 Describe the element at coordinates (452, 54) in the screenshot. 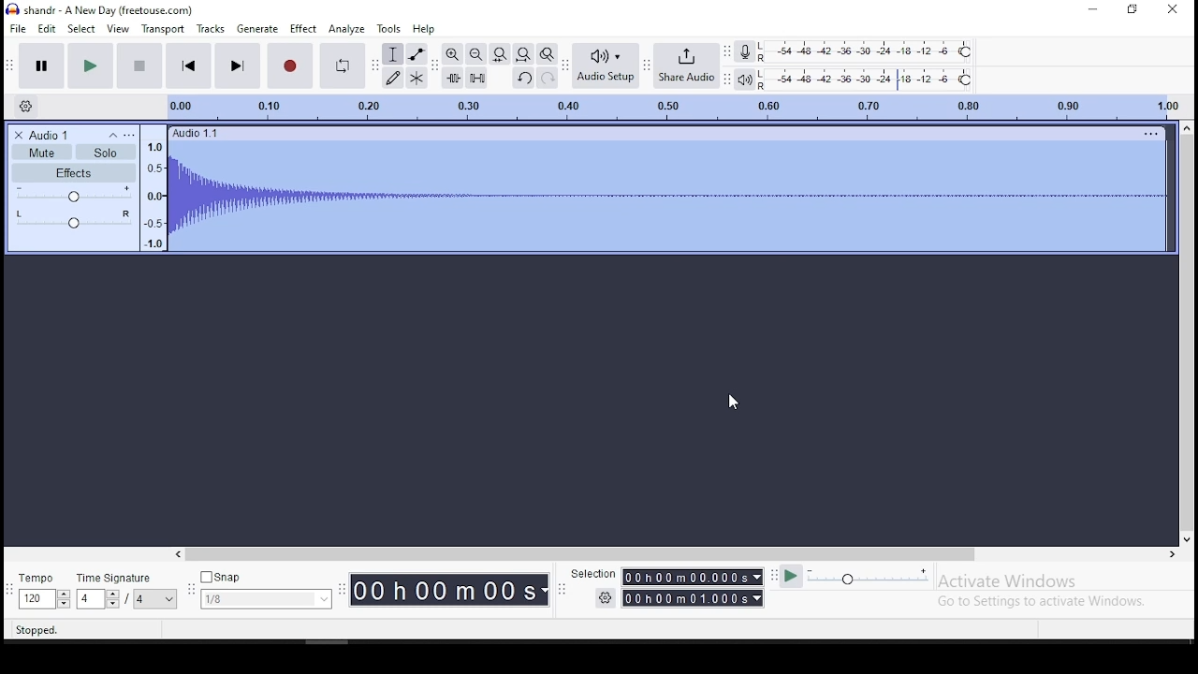

I see `zoom in` at that location.